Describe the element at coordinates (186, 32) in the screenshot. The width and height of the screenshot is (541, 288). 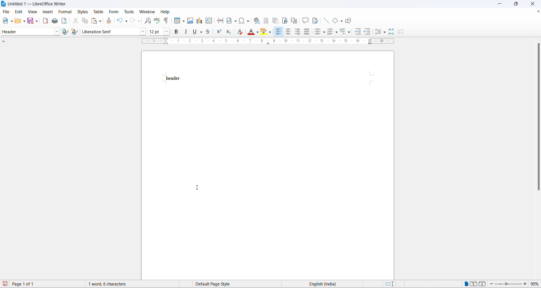
I see `italic` at that location.